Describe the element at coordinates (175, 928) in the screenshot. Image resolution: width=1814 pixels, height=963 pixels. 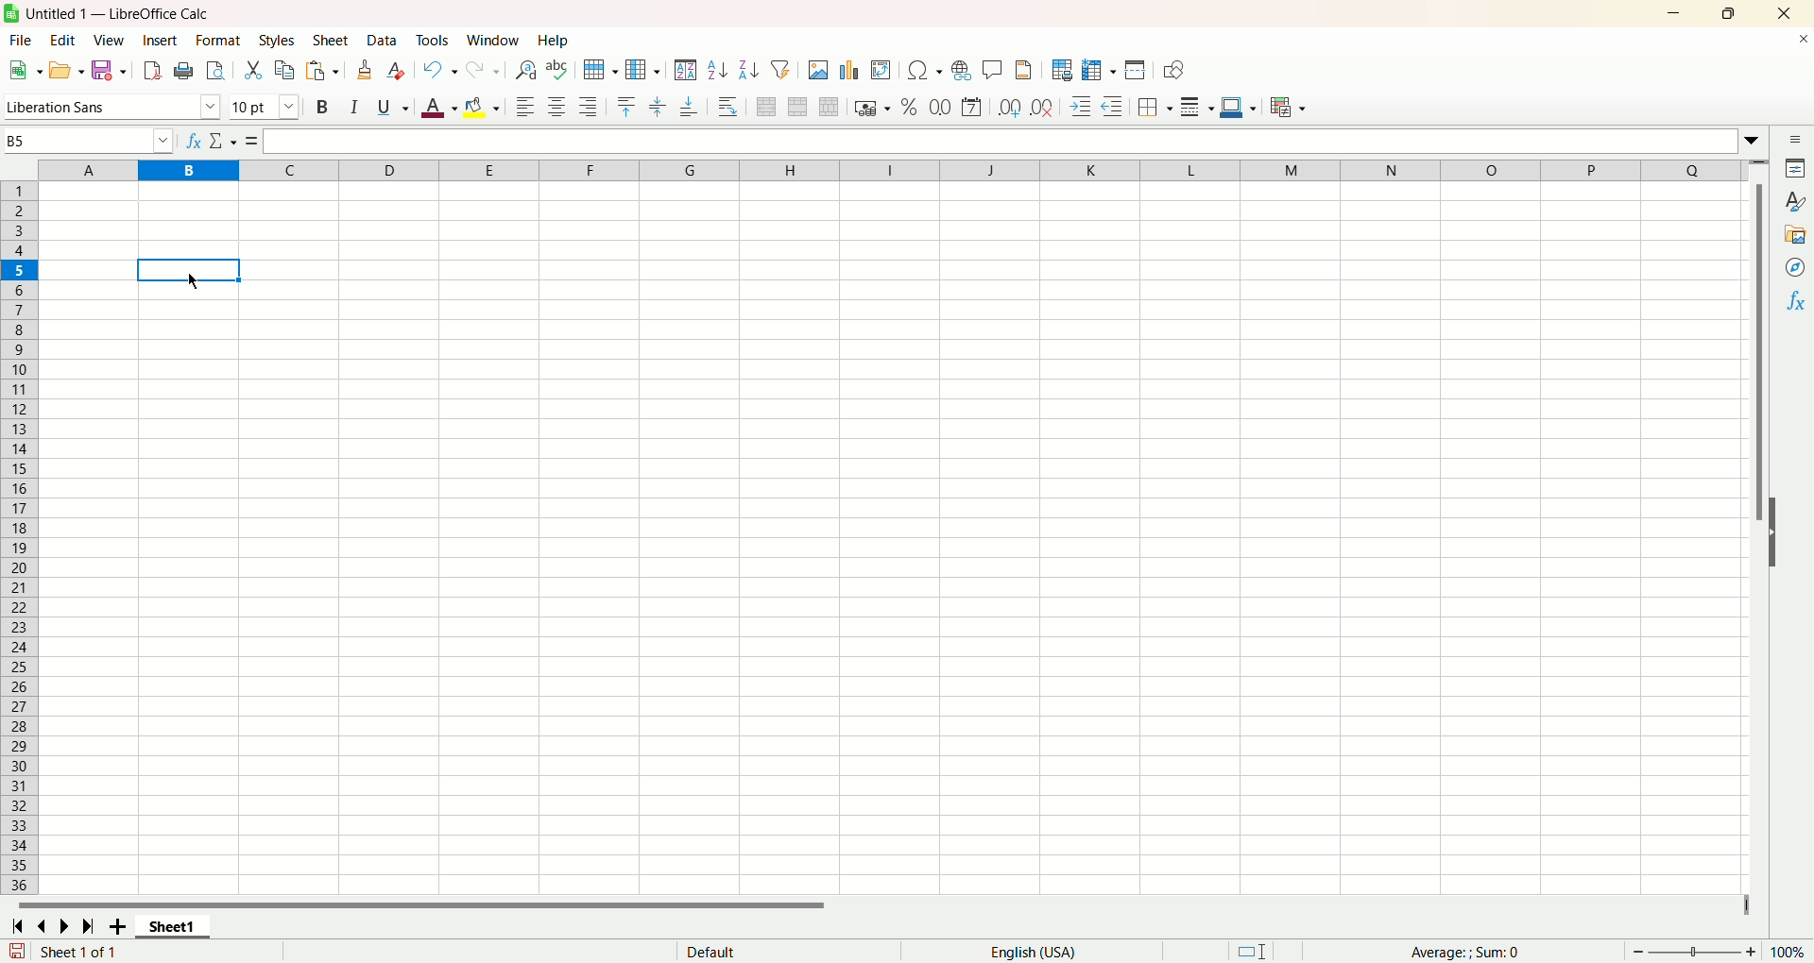
I see `sheet1` at that location.